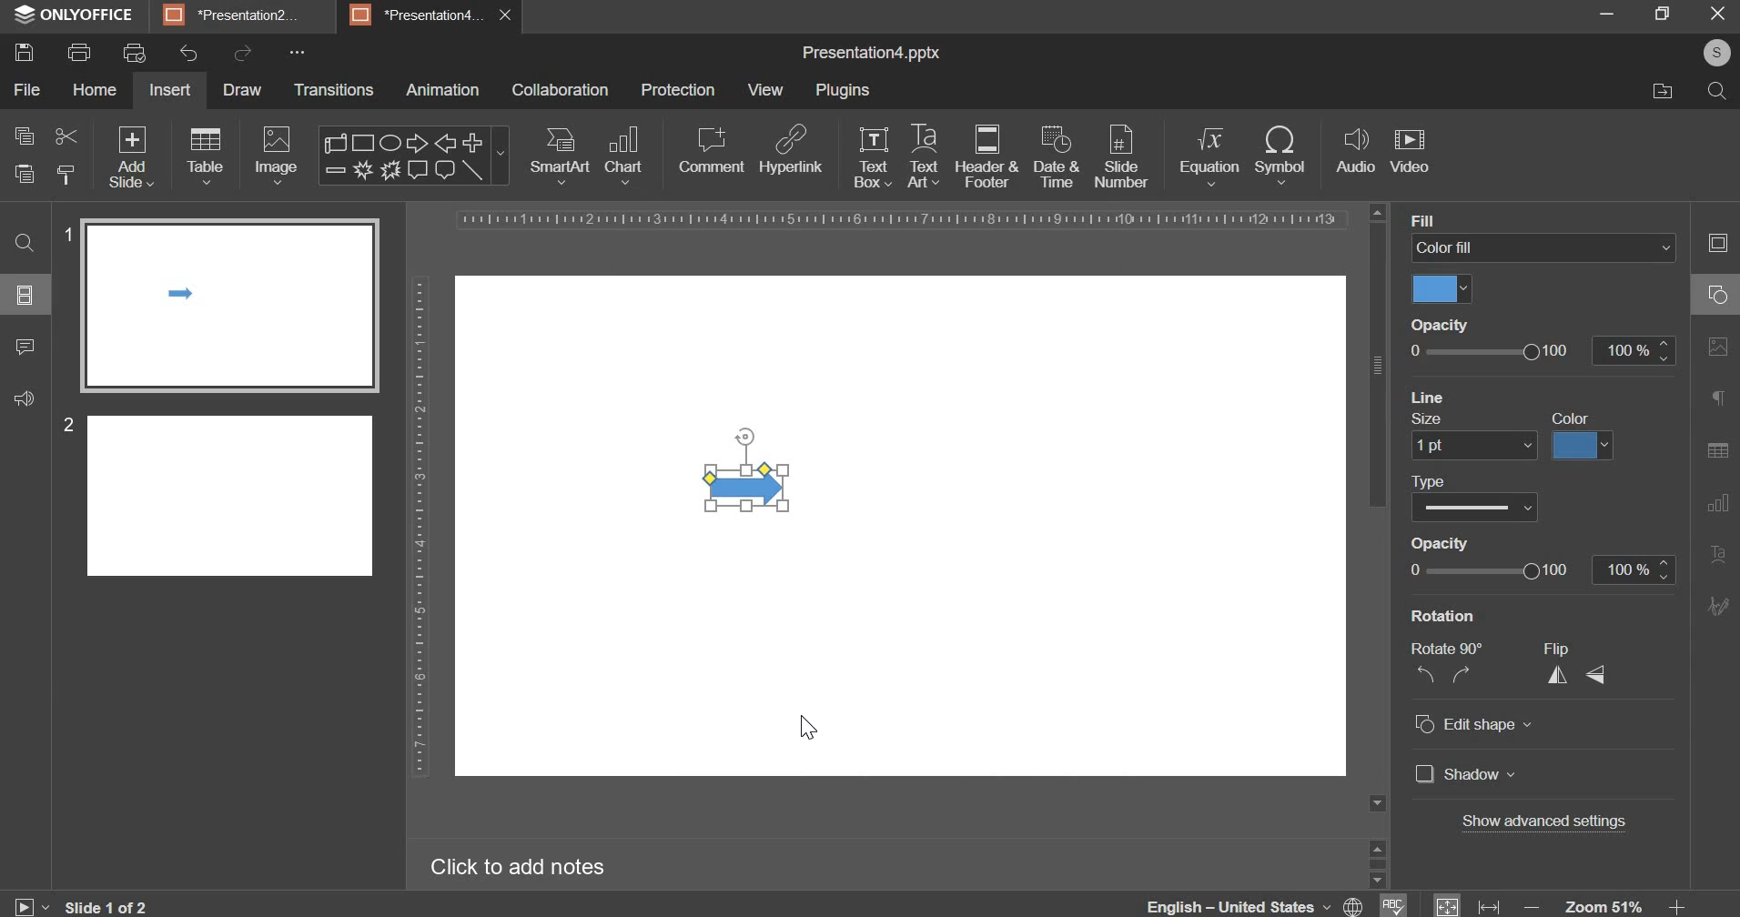  I want to click on Fill, so click(1428, 219).